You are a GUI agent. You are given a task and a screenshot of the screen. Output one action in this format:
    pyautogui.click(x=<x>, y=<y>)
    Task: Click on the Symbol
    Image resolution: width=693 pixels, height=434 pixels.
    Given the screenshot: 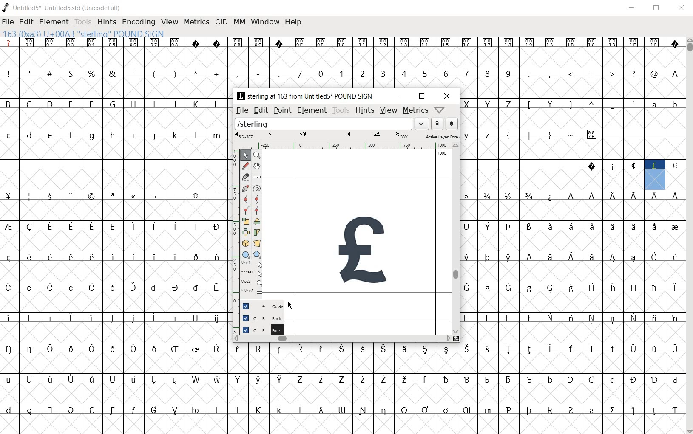 What is the action you would take?
    pyautogui.click(x=549, y=258)
    